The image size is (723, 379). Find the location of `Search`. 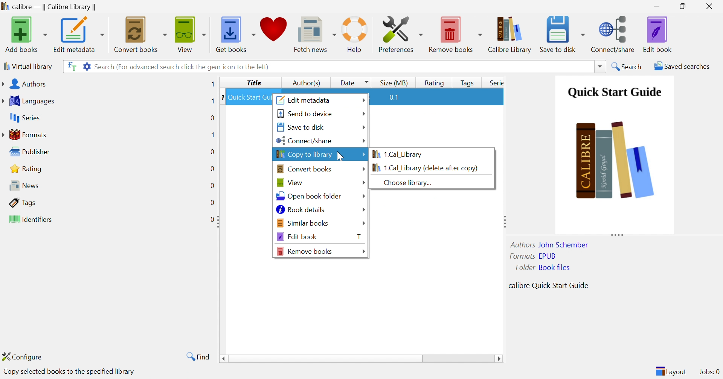

Search is located at coordinates (627, 66).